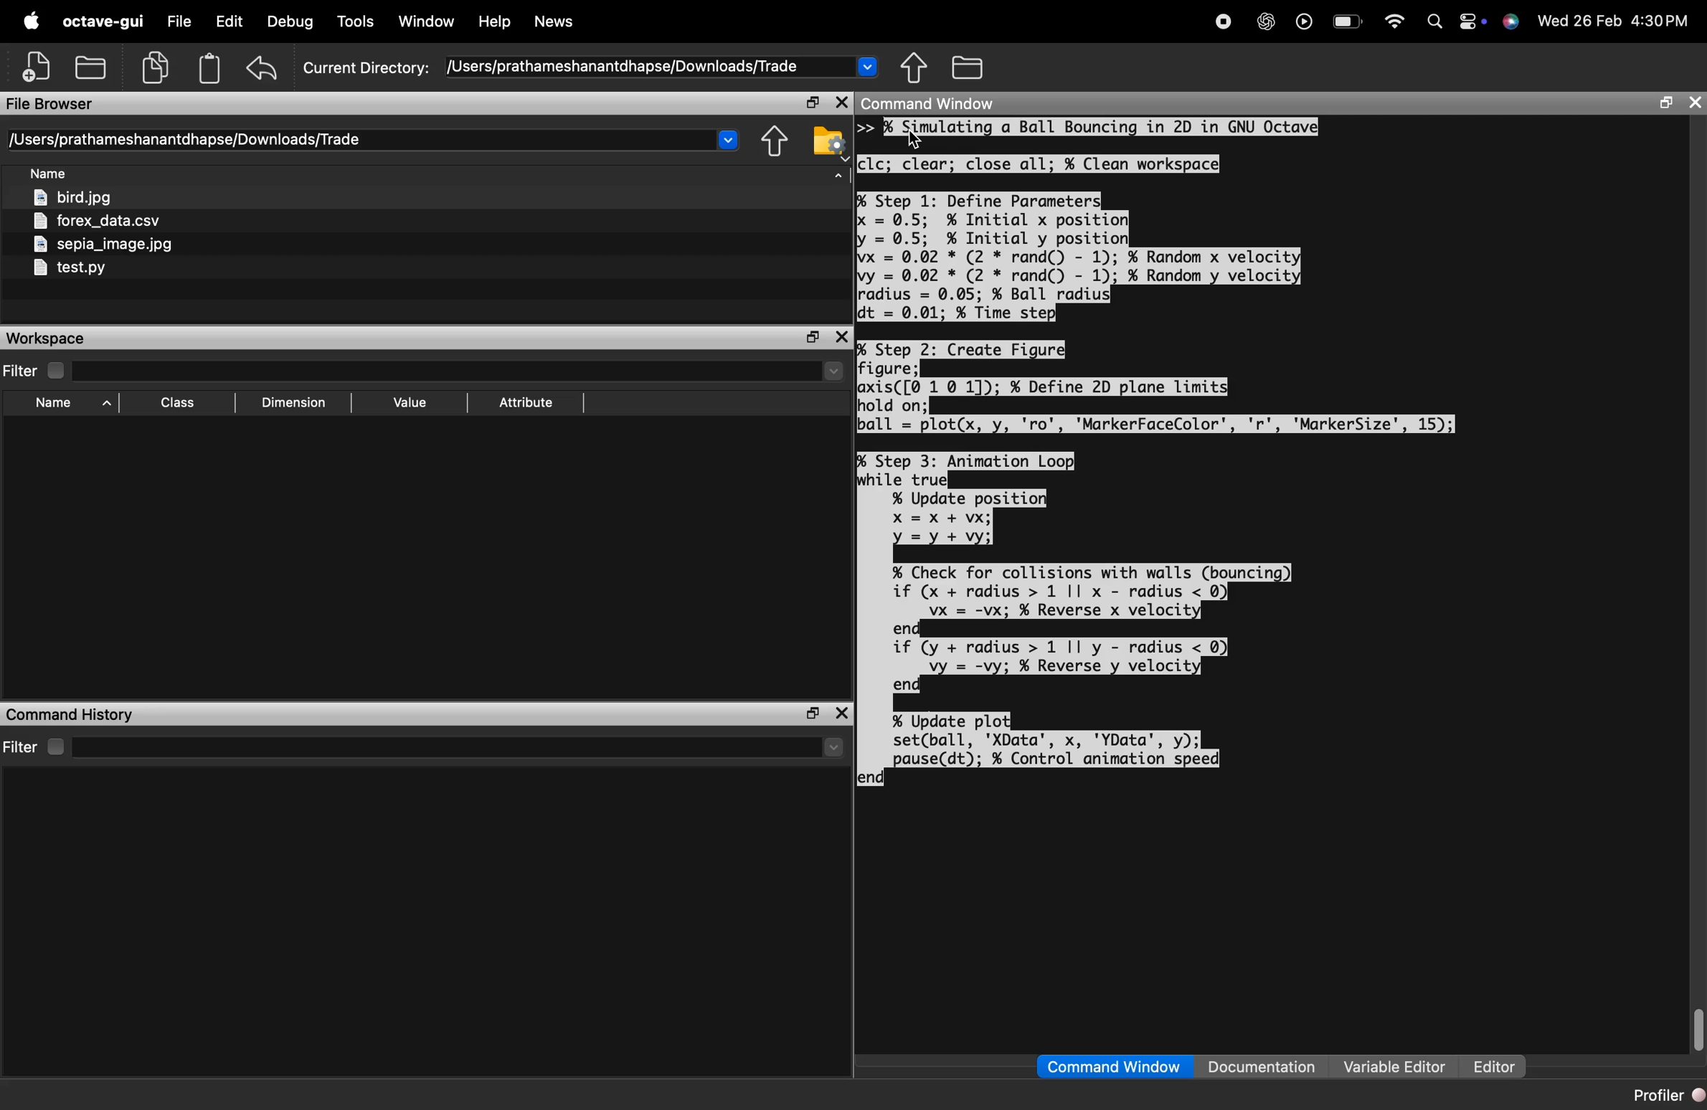 The width and height of the screenshot is (1707, 1110). Describe the element at coordinates (812, 102) in the screenshot. I see `open in separate window` at that location.